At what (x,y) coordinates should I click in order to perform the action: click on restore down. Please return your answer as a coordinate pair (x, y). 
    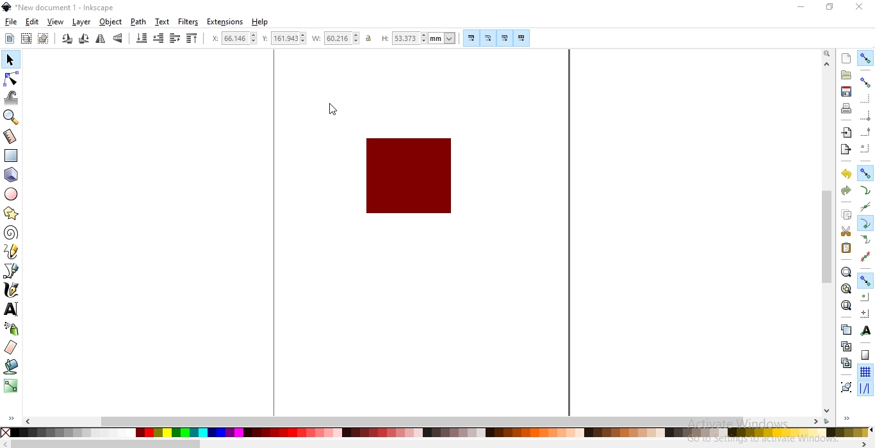
    Looking at the image, I should click on (829, 6).